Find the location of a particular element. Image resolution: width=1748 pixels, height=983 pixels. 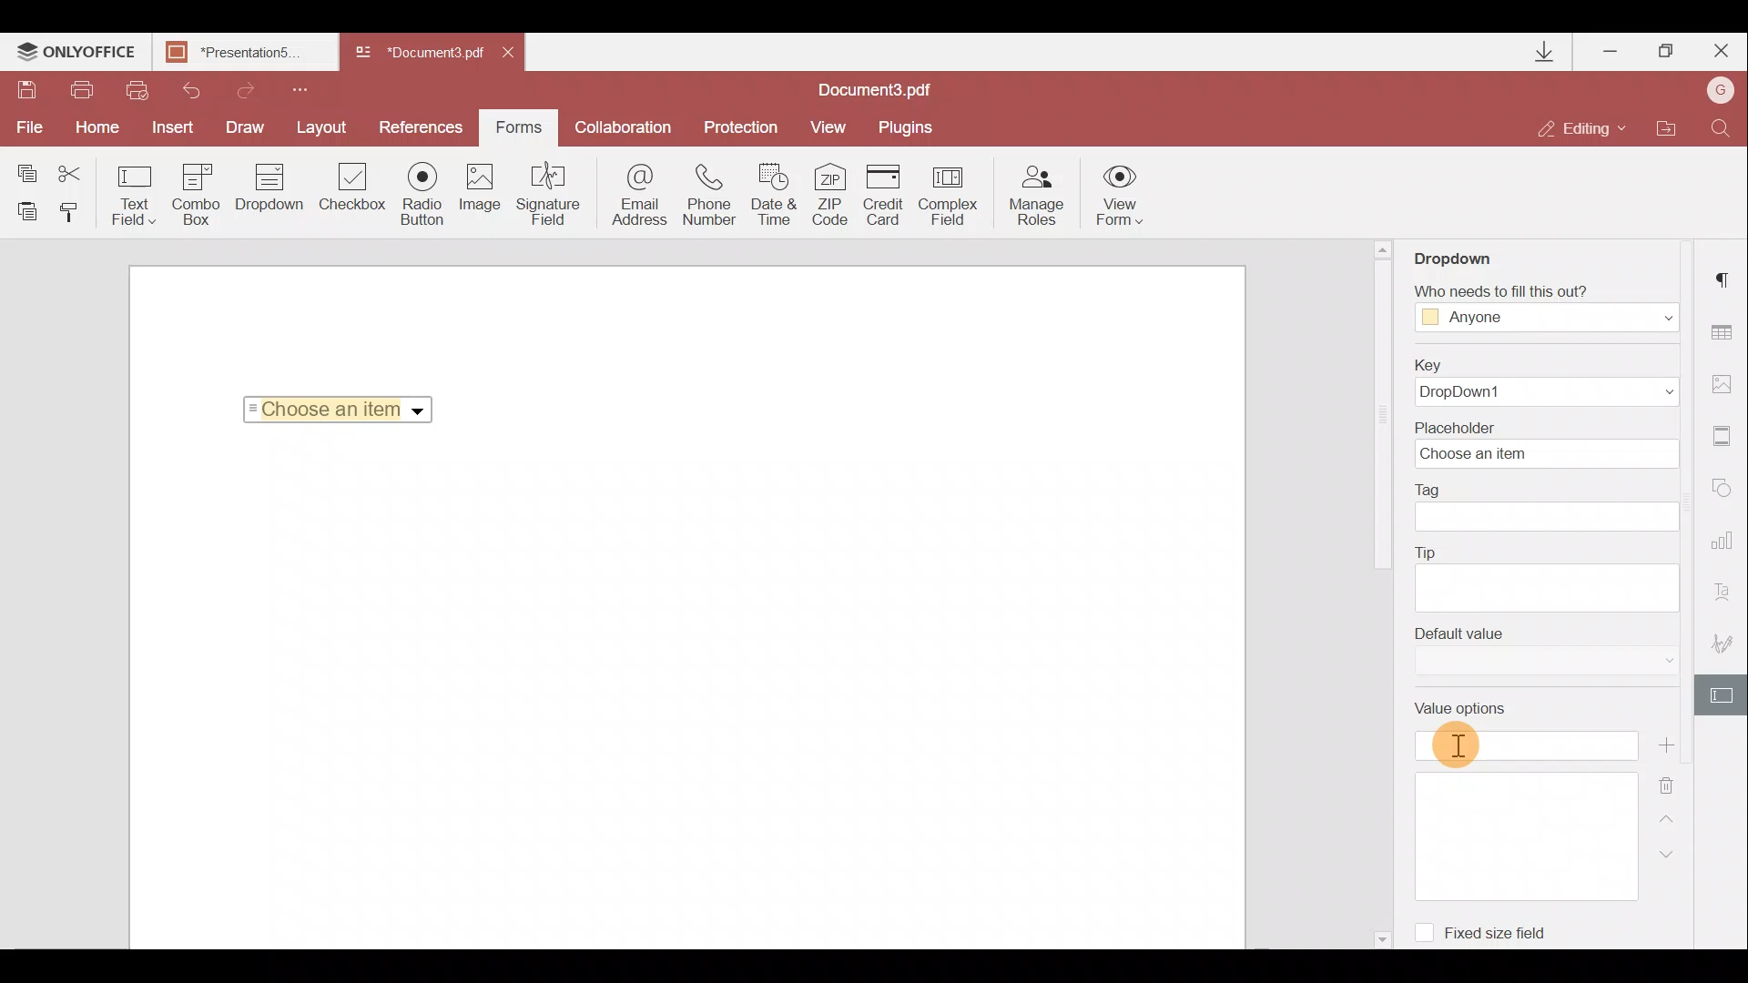

References is located at coordinates (424, 126).